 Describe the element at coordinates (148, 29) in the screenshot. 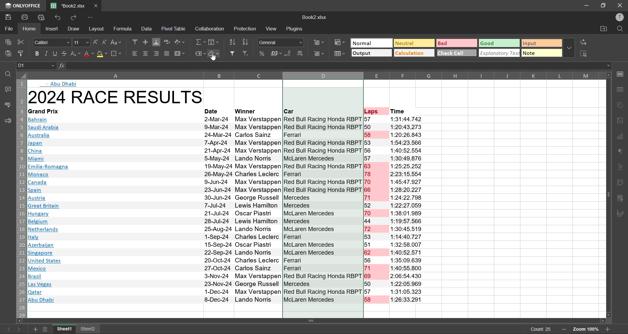

I see `data` at that location.